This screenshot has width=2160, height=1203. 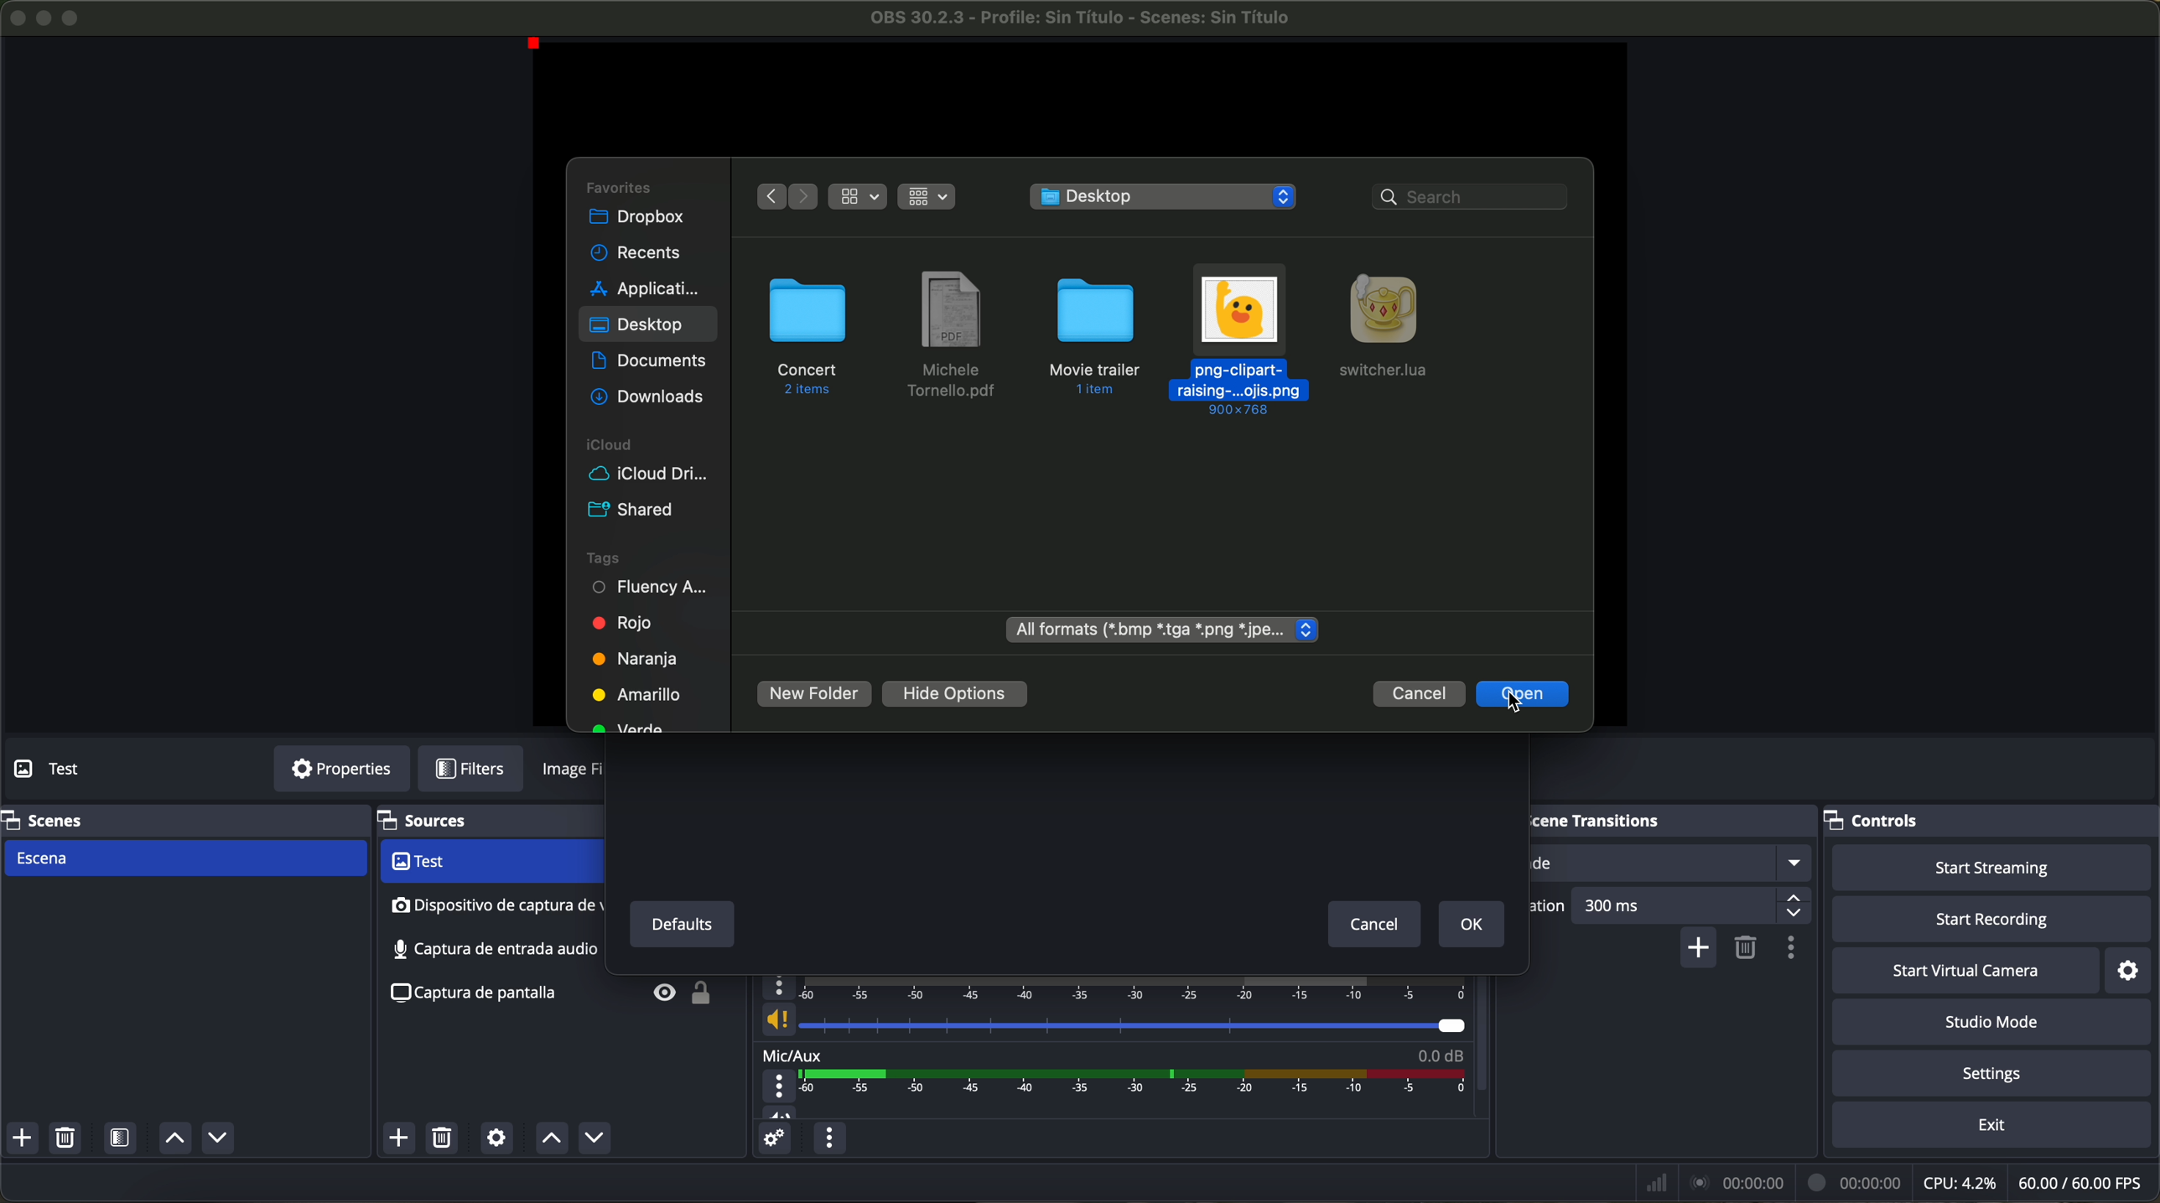 What do you see at coordinates (1376, 926) in the screenshot?
I see `cancel` at bounding box center [1376, 926].